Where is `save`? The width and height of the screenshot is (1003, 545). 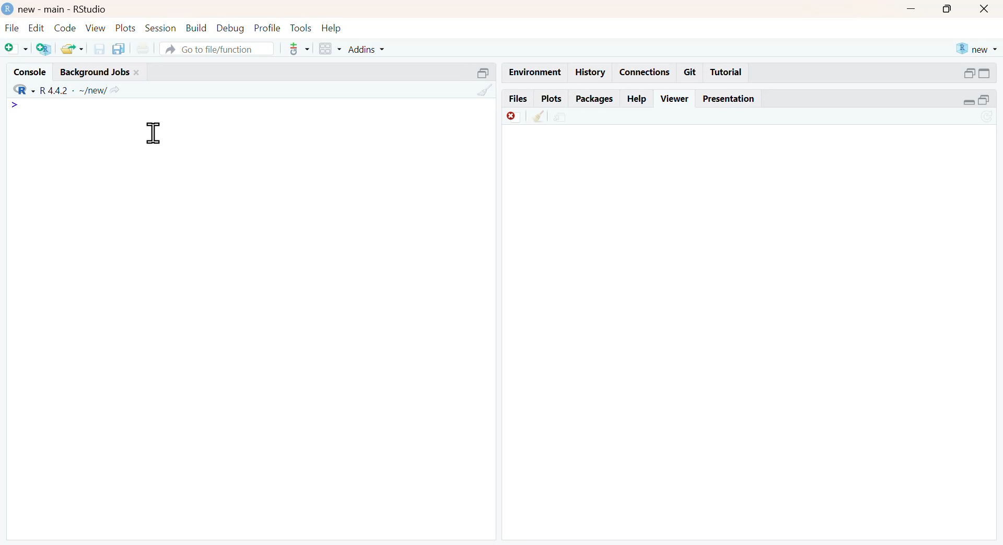 save is located at coordinates (100, 49).